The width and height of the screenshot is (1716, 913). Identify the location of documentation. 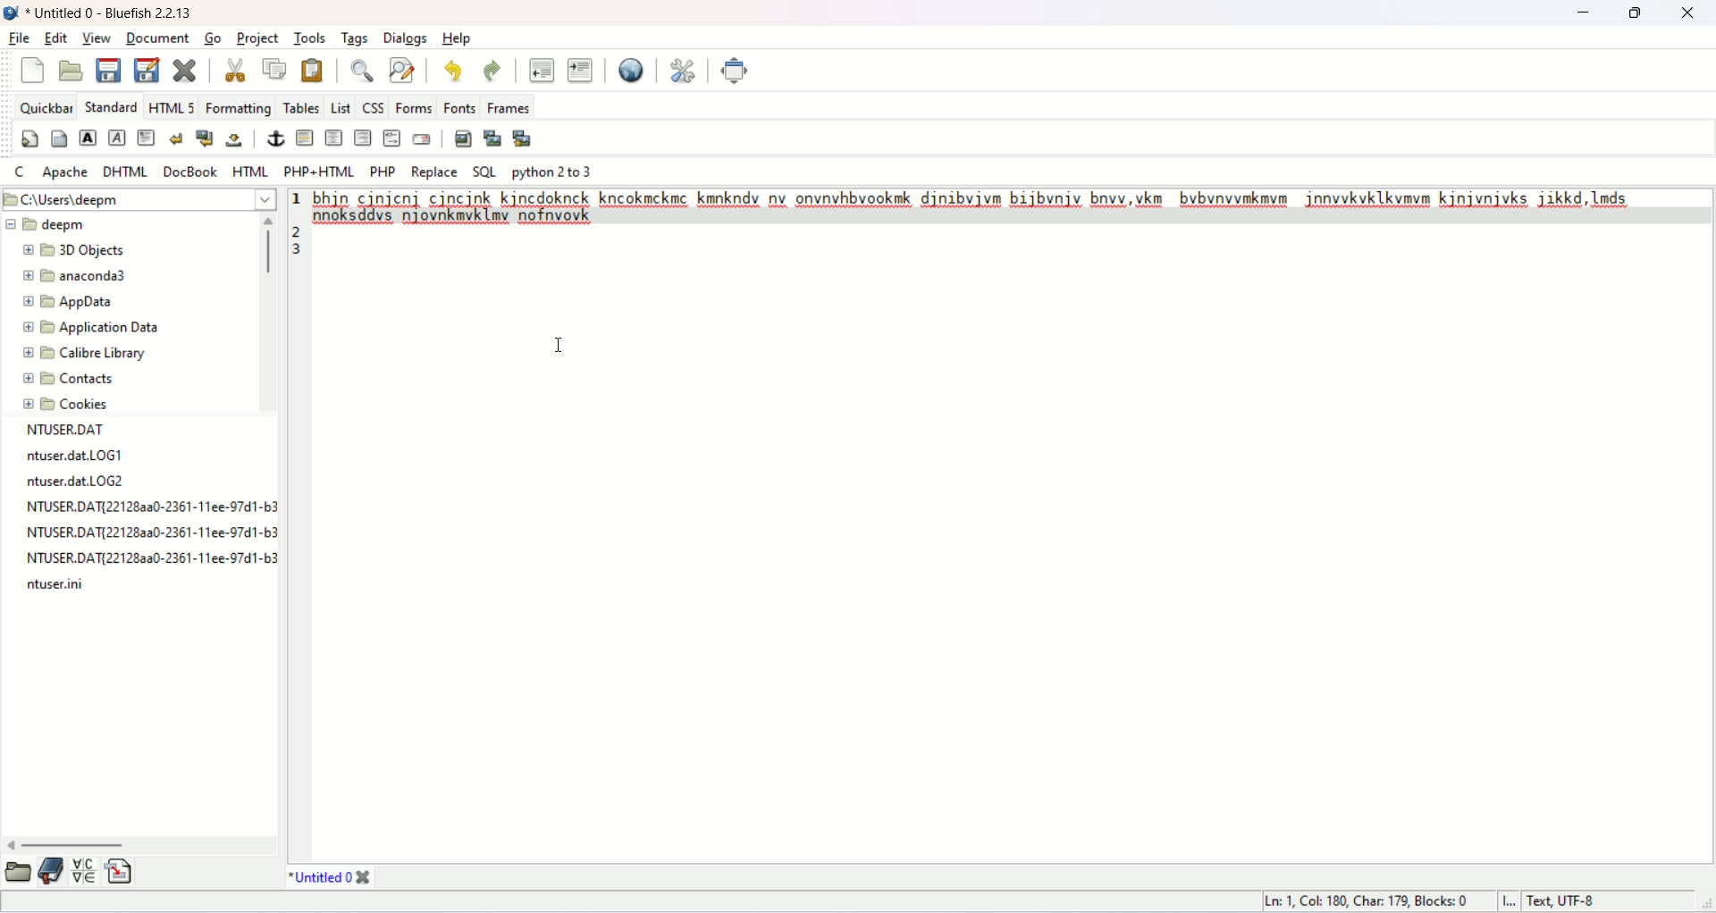
(50, 867).